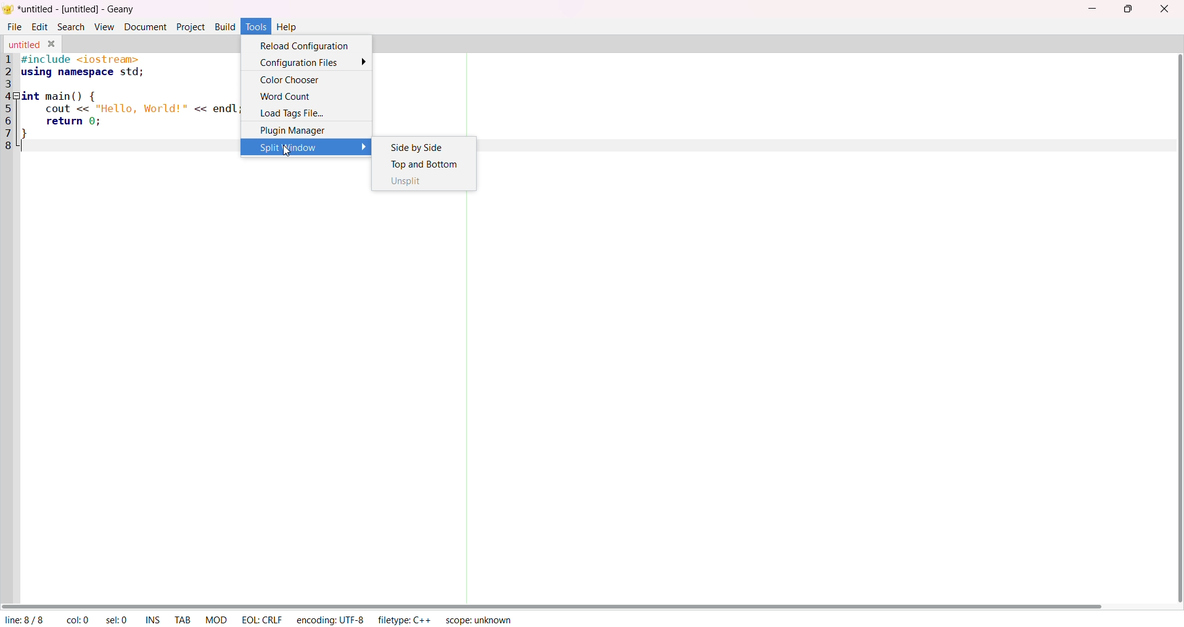  What do you see at coordinates (478, 619) in the screenshot?
I see `scope: unknown` at bounding box center [478, 619].